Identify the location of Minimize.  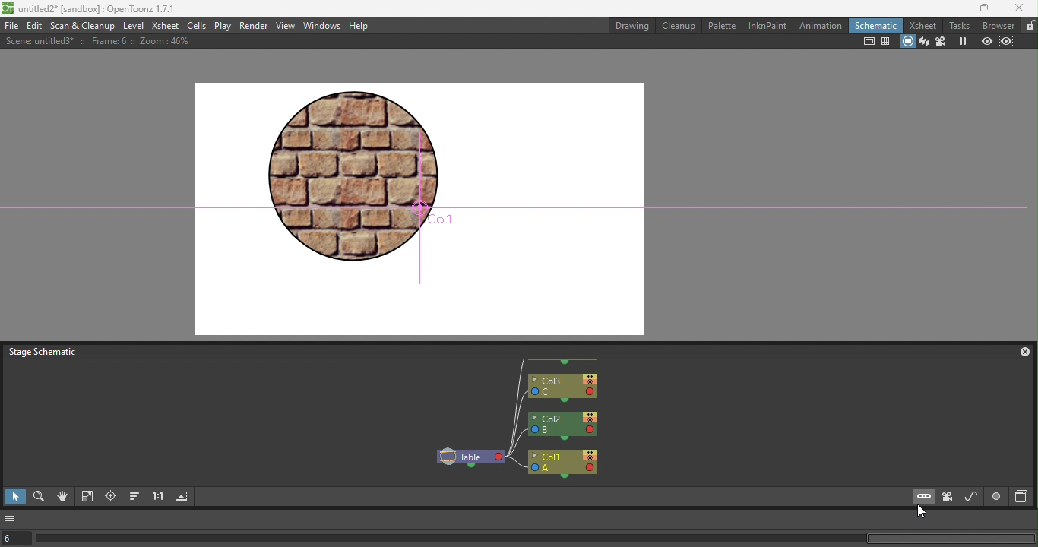
(944, 8).